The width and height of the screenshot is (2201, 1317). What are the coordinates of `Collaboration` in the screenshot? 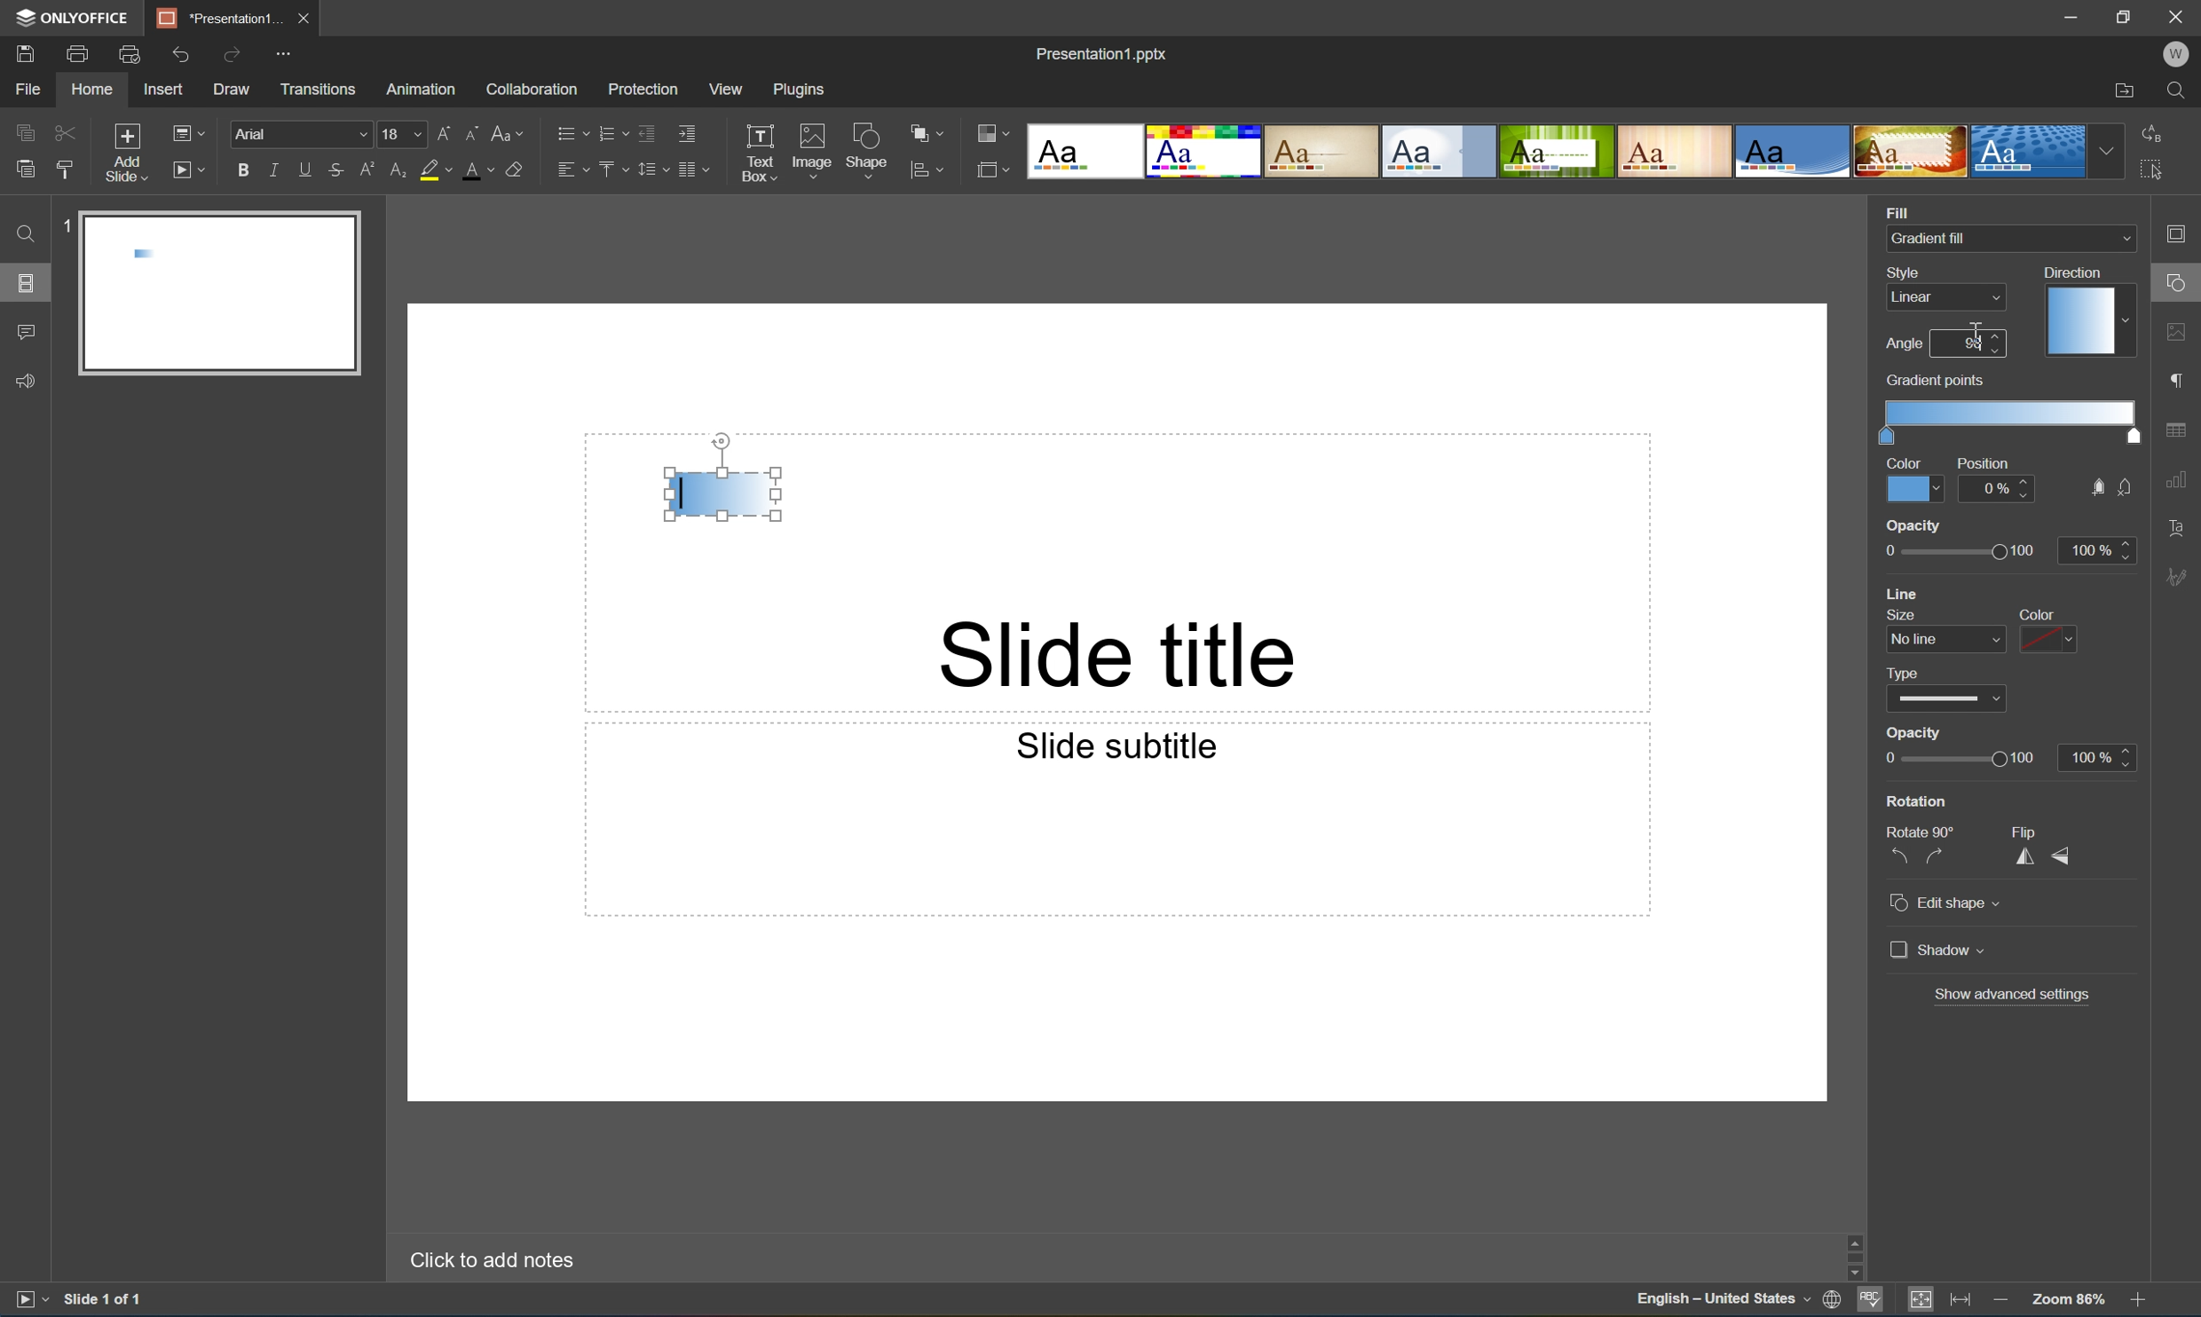 It's located at (528, 88).